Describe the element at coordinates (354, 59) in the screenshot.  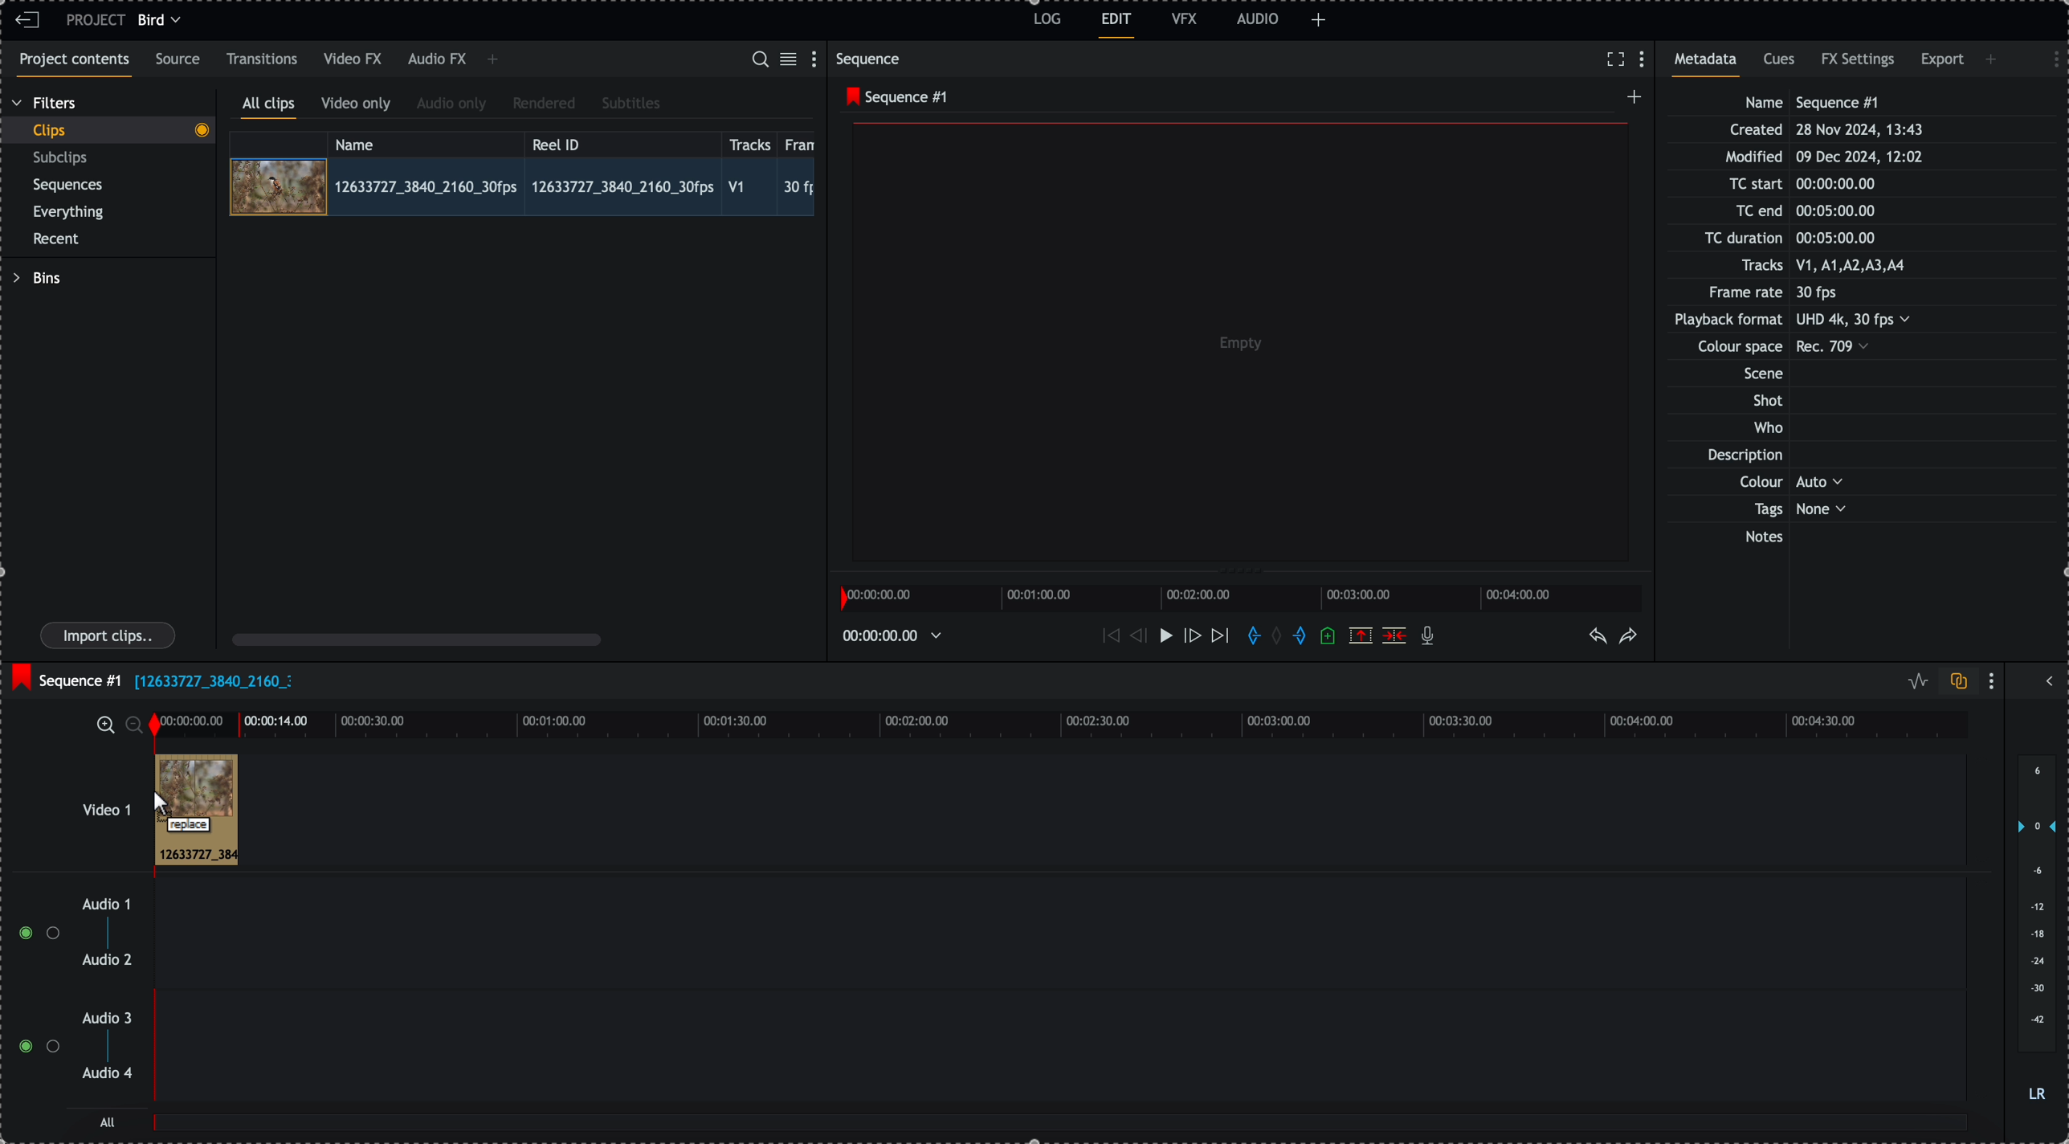
I see `video FX` at that location.